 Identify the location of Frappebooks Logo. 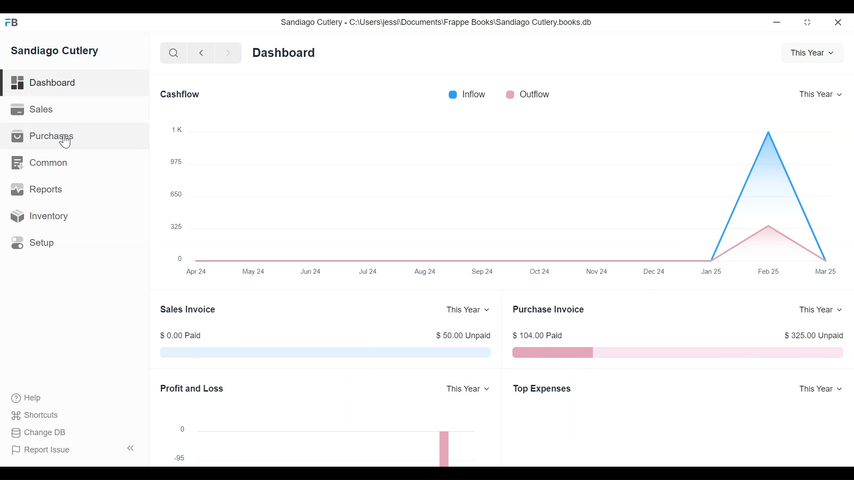
(14, 20).